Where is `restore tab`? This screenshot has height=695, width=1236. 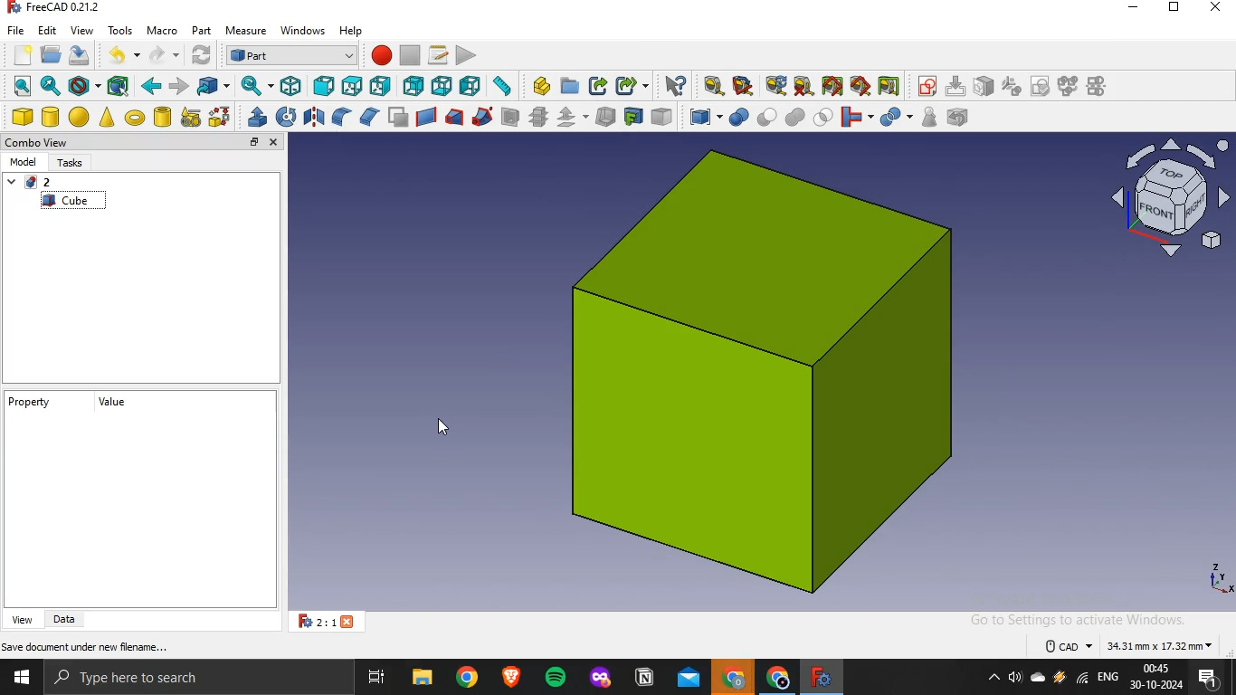 restore tab is located at coordinates (255, 141).